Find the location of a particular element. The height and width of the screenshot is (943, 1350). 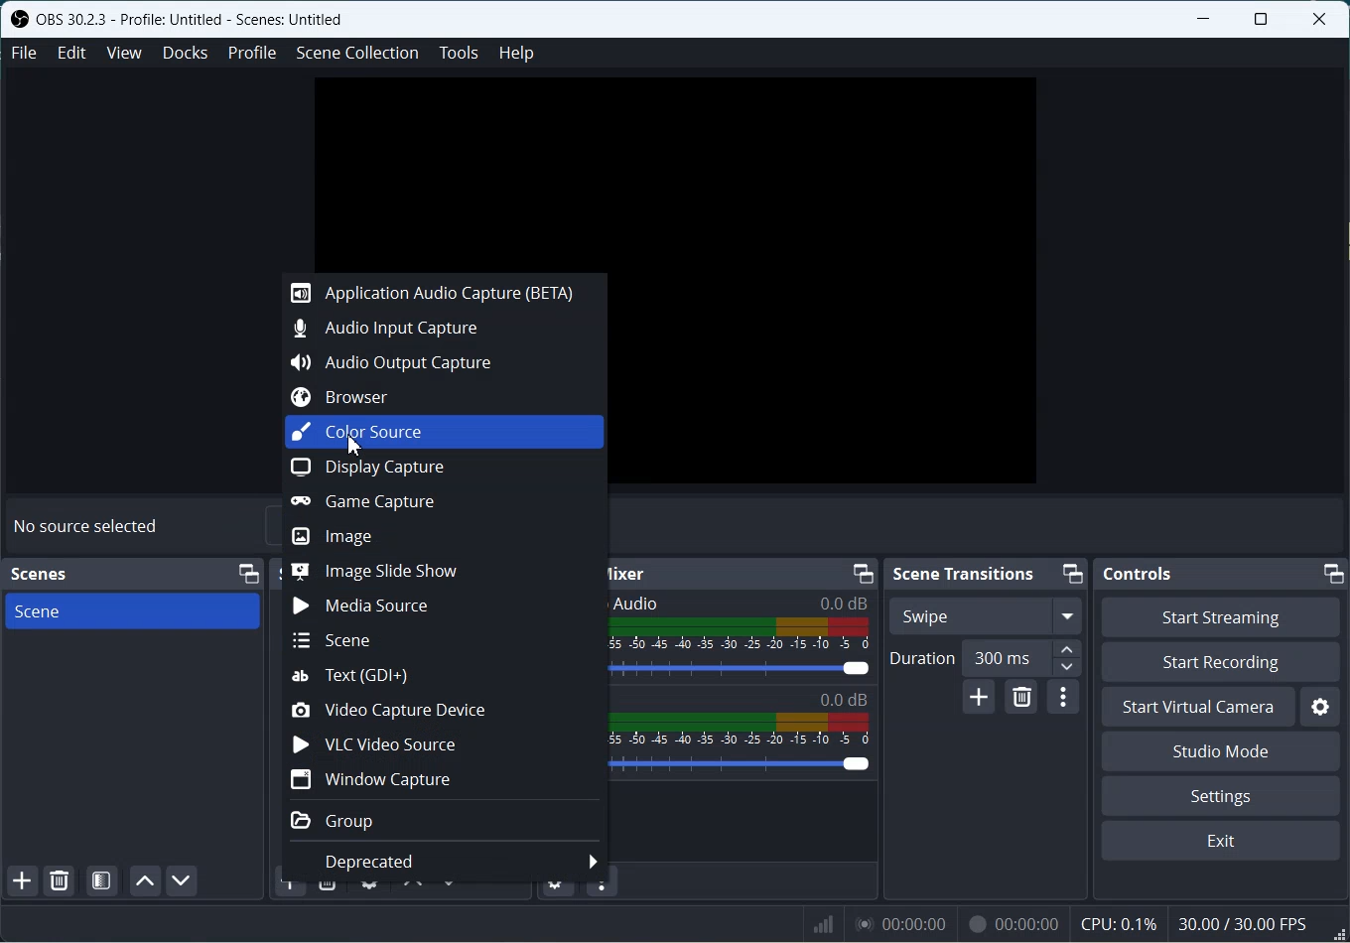

Minimize is located at coordinates (865, 573).